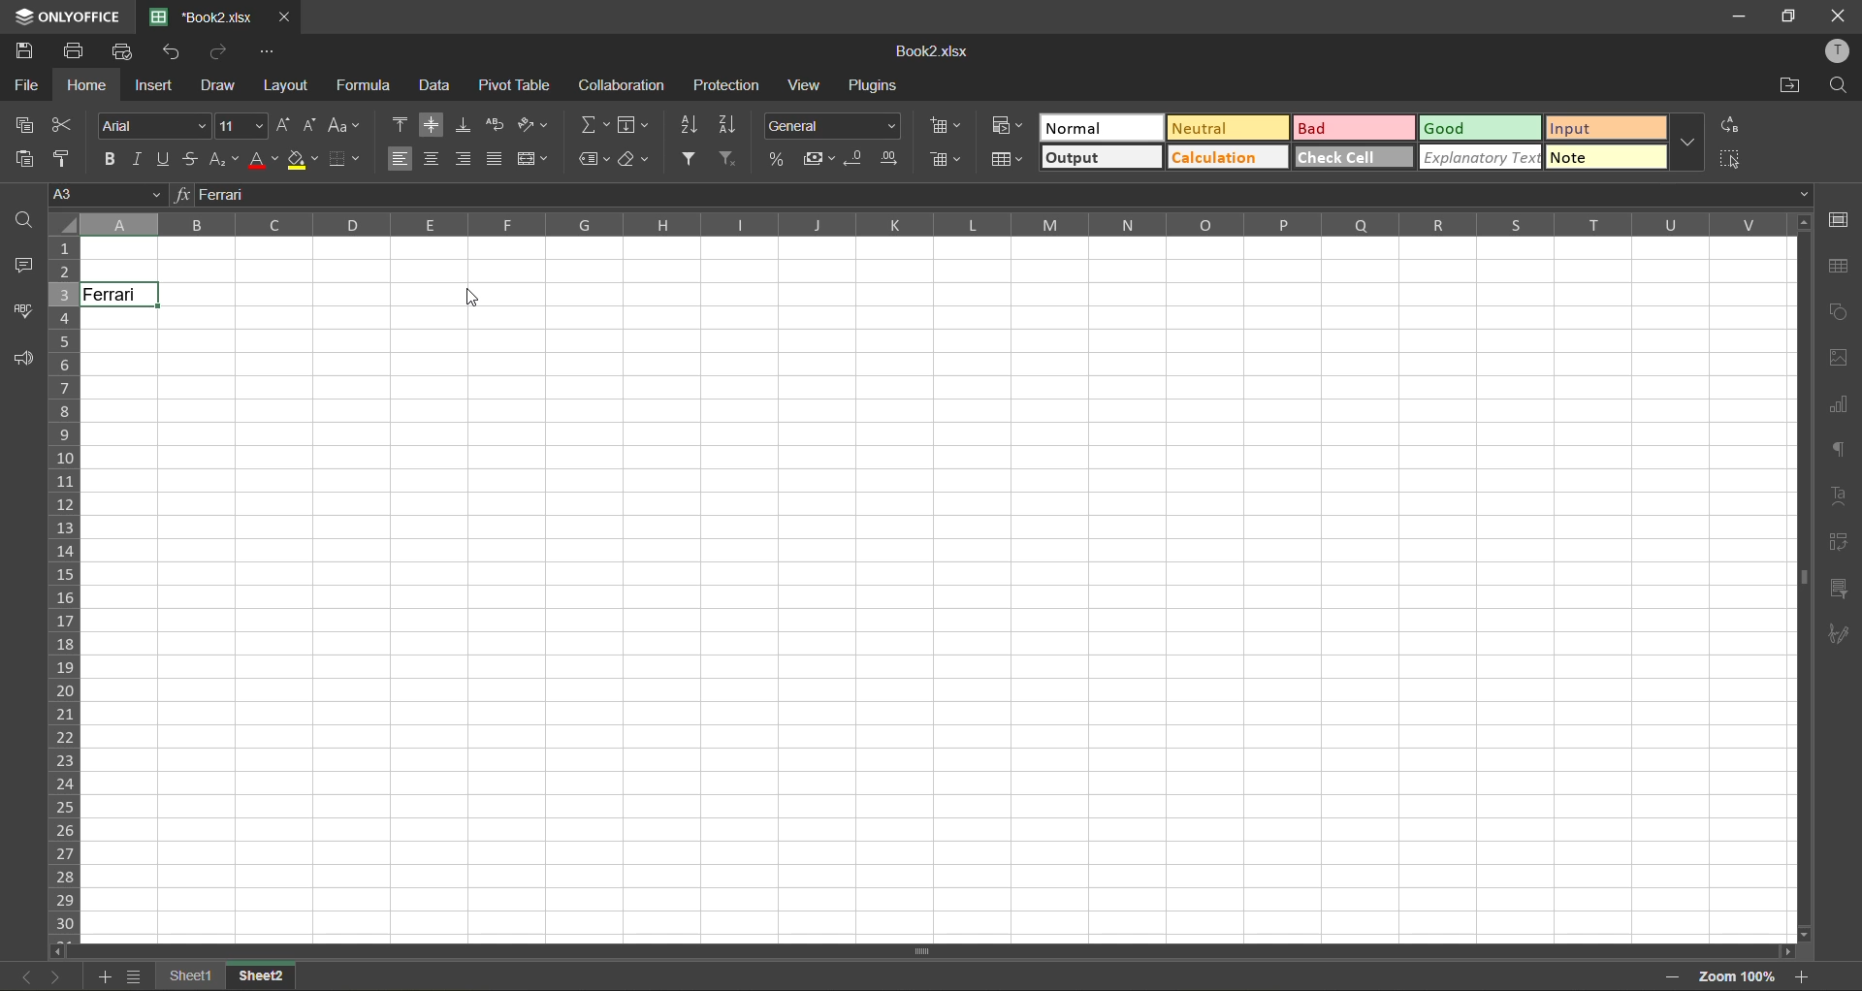 The width and height of the screenshot is (1862, 991). Describe the element at coordinates (530, 159) in the screenshot. I see `merge and center` at that location.